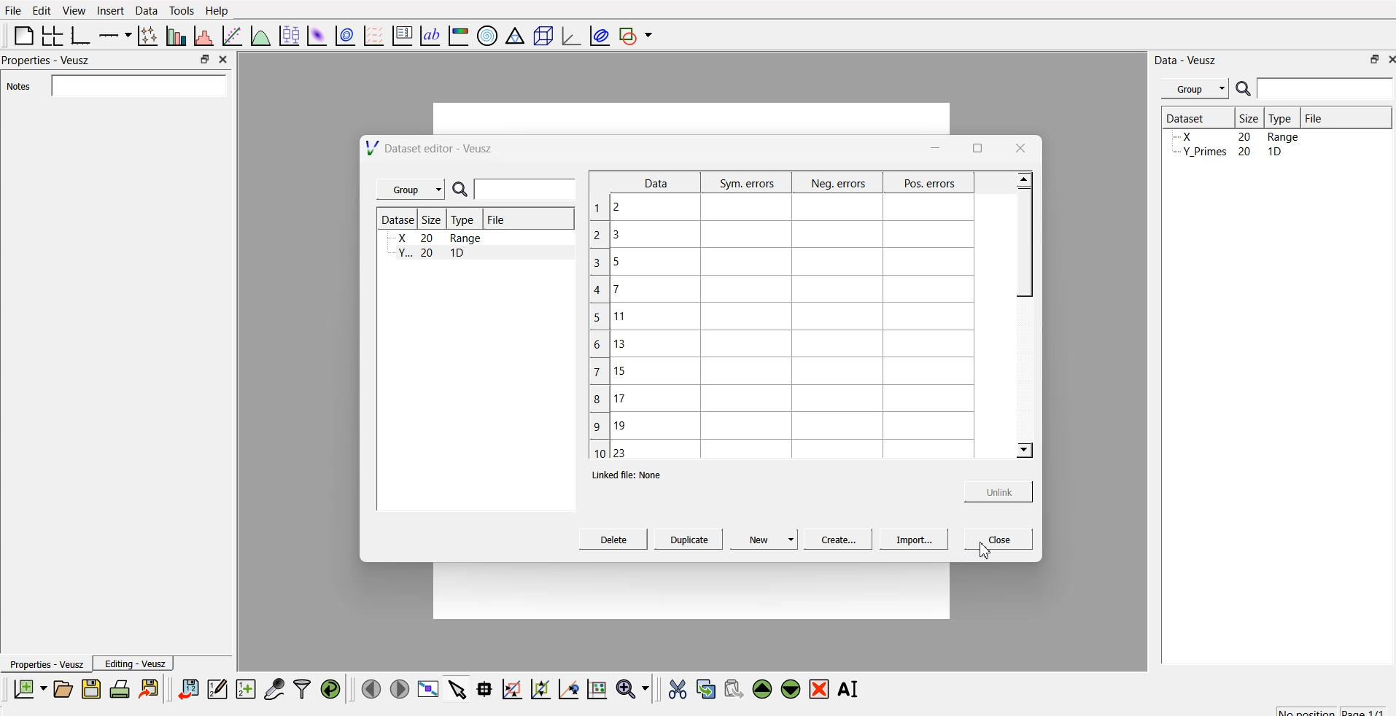 The width and height of the screenshot is (1396, 716). I want to click on open a document, so click(62, 688).